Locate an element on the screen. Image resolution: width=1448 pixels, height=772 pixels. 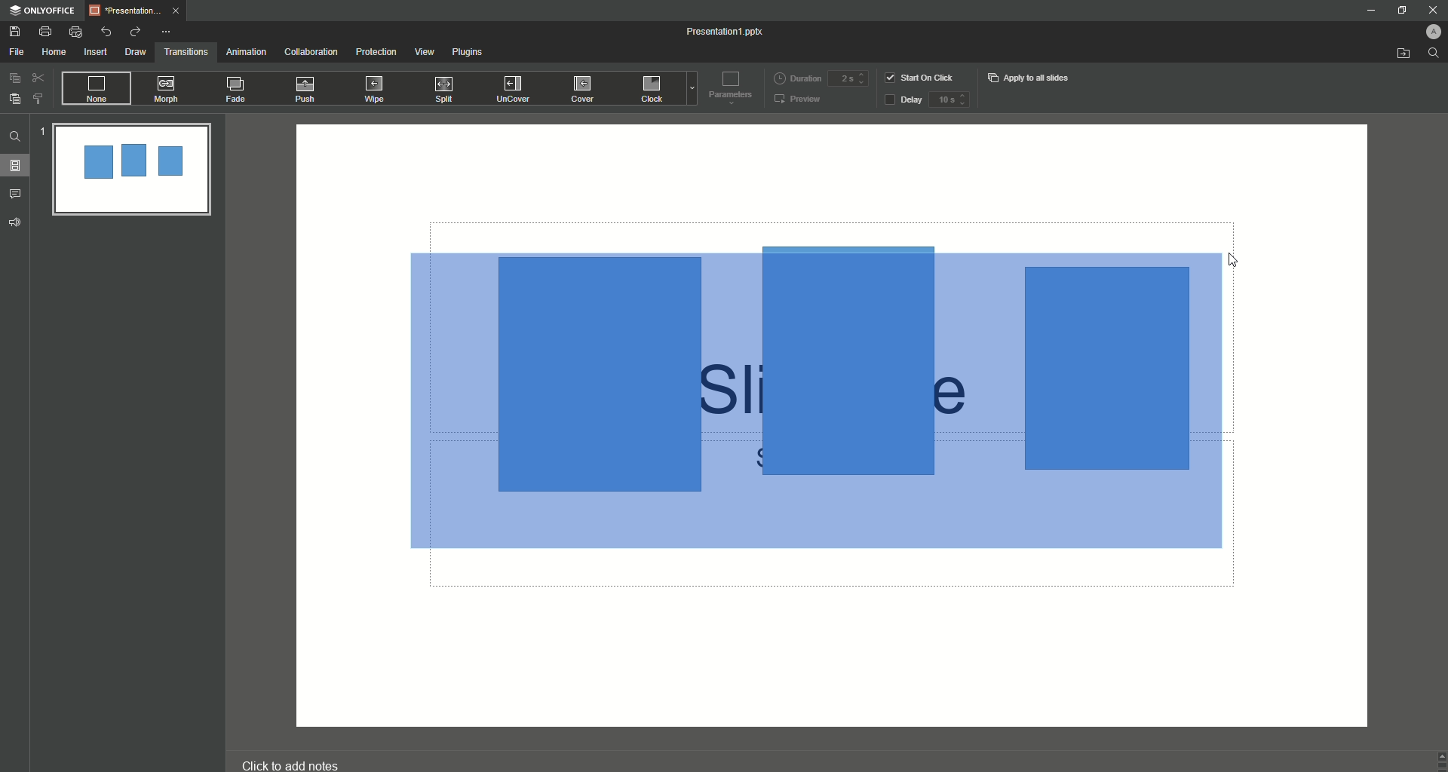
Insert is located at coordinates (95, 53).